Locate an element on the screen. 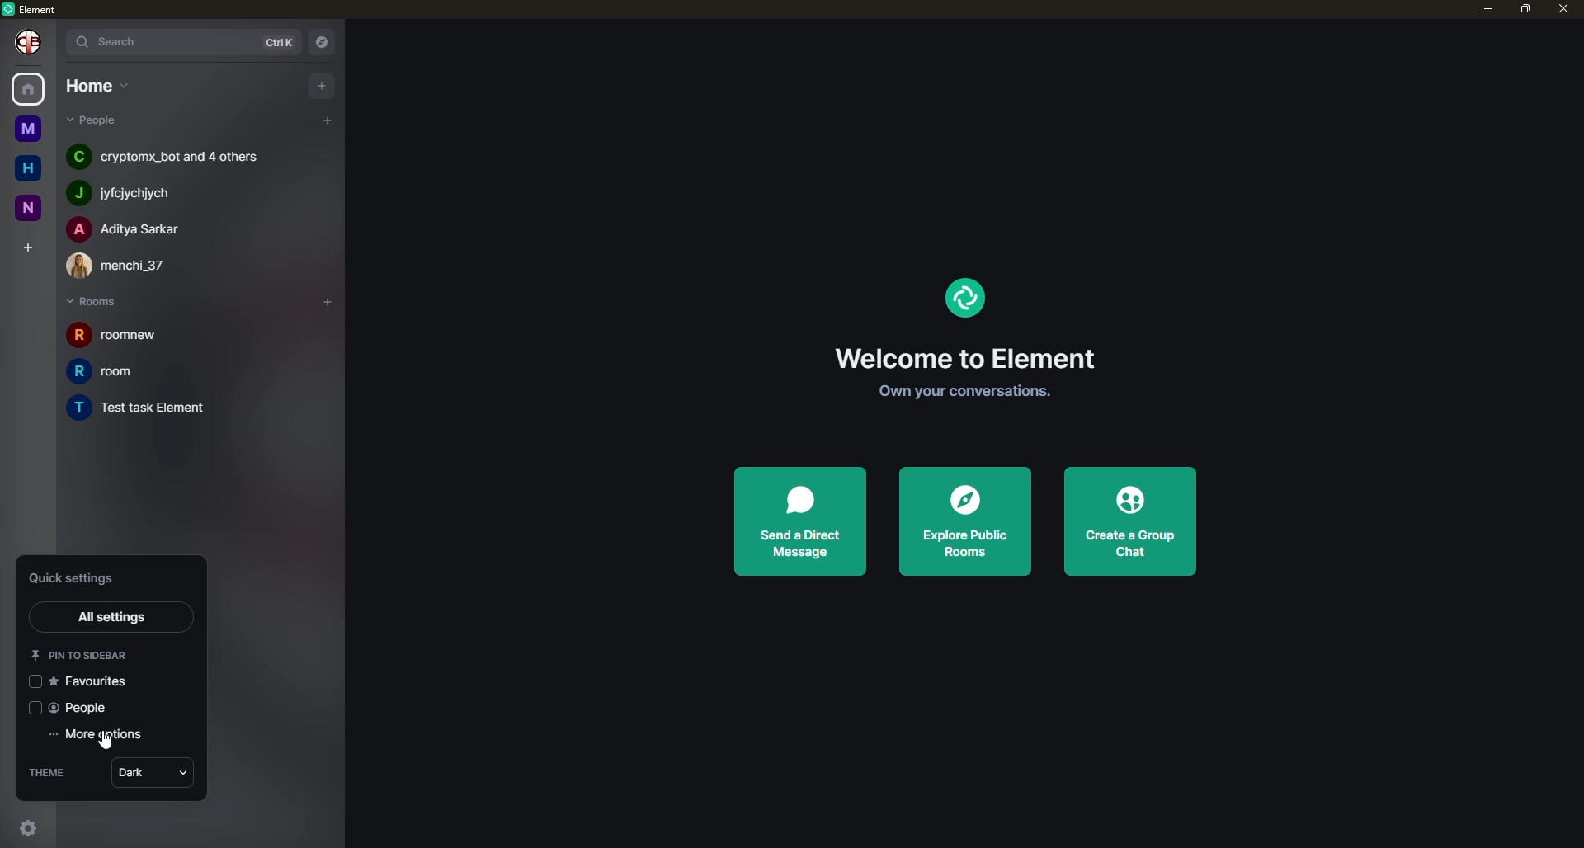 The height and width of the screenshot is (848, 1584). quick settings is located at coordinates (76, 578).